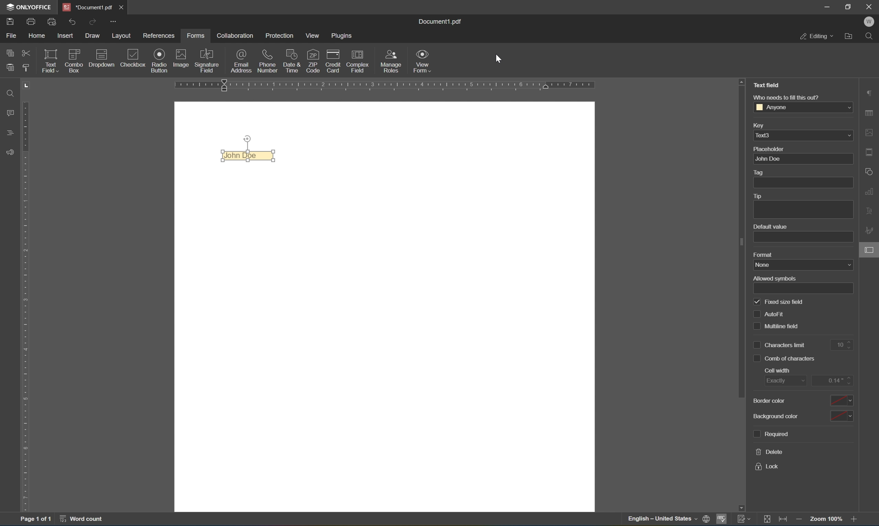 The height and width of the screenshot is (526, 879). What do you see at coordinates (421, 60) in the screenshot?
I see `view form` at bounding box center [421, 60].